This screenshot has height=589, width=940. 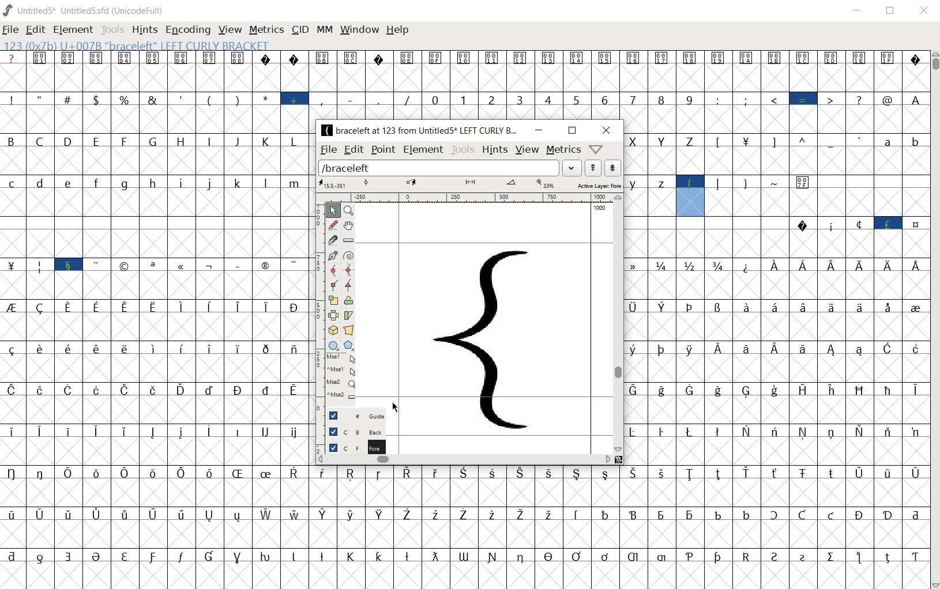 What do you see at coordinates (892, 12) in the screenshot?
I see `restore down` at bounding box center [892, 12].